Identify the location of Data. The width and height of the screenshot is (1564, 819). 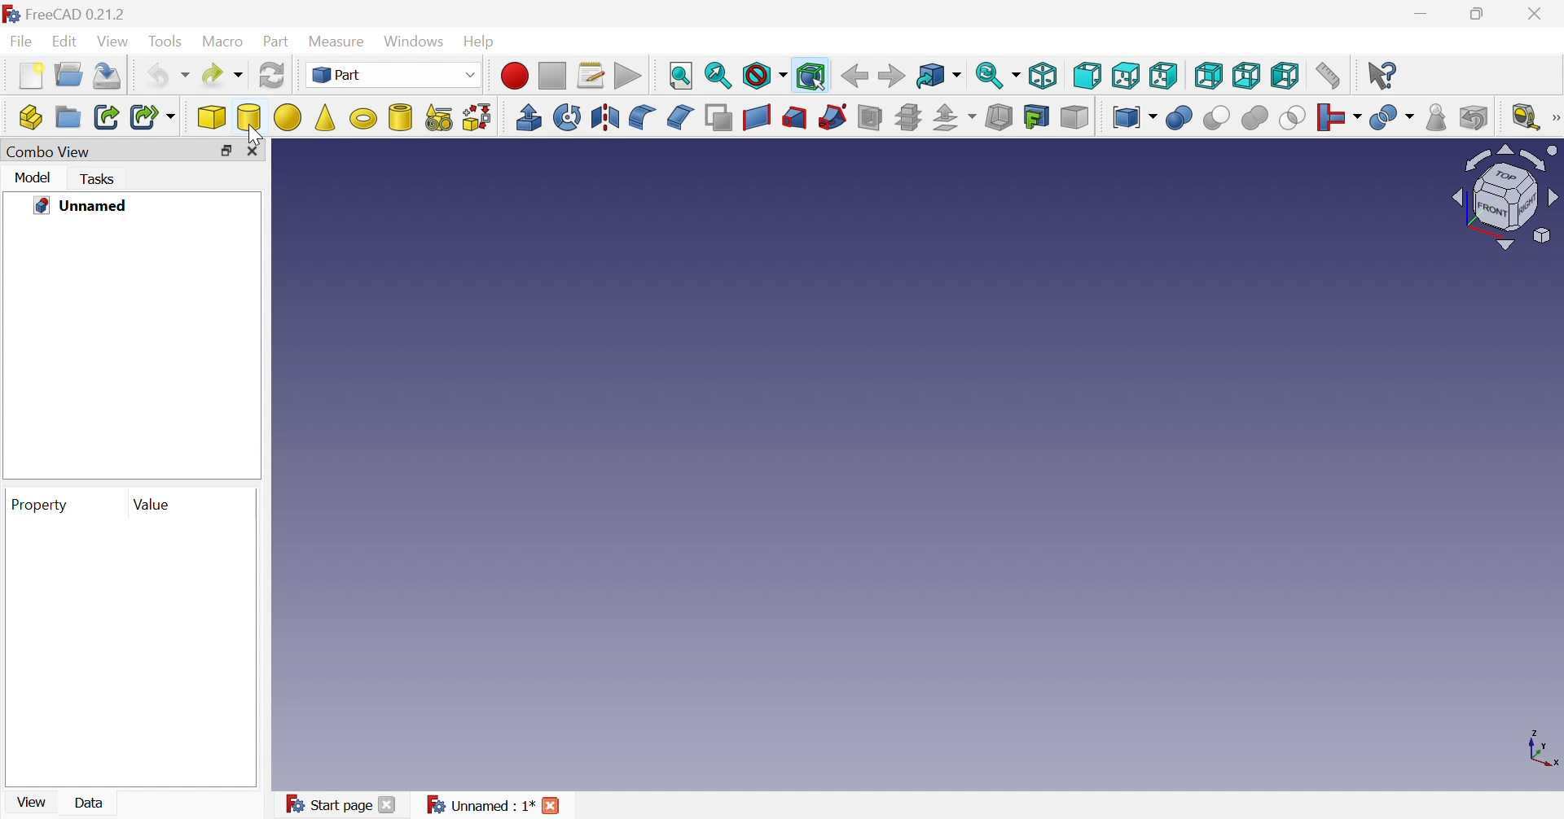
(92, 803).